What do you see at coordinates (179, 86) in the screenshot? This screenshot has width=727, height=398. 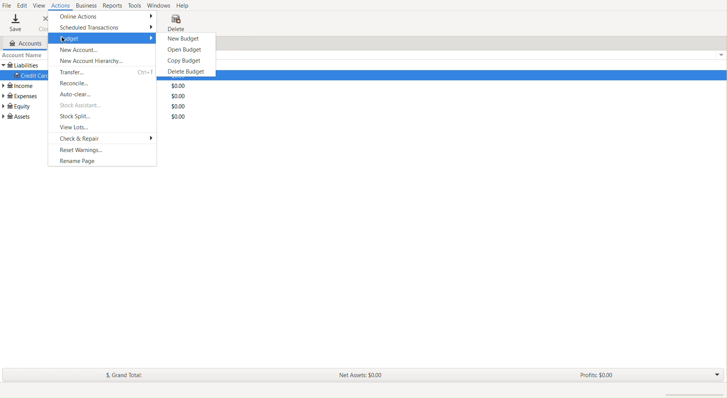 I see `Total` at bounding box center [179, 86].